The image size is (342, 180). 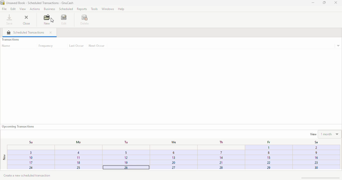 What do you see at coordinates (46, 46) in the screenshot?
I see `frequency` at bounding box center [46, 46].